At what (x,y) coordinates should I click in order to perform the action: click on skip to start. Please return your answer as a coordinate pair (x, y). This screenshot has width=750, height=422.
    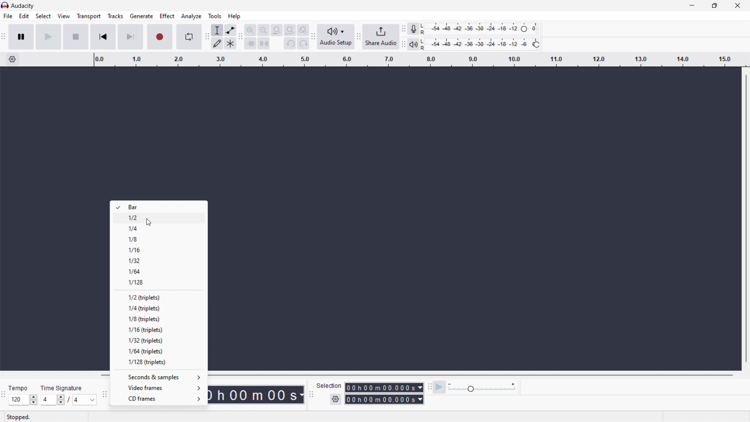
    Looking at the image, I should click on (103, 37).